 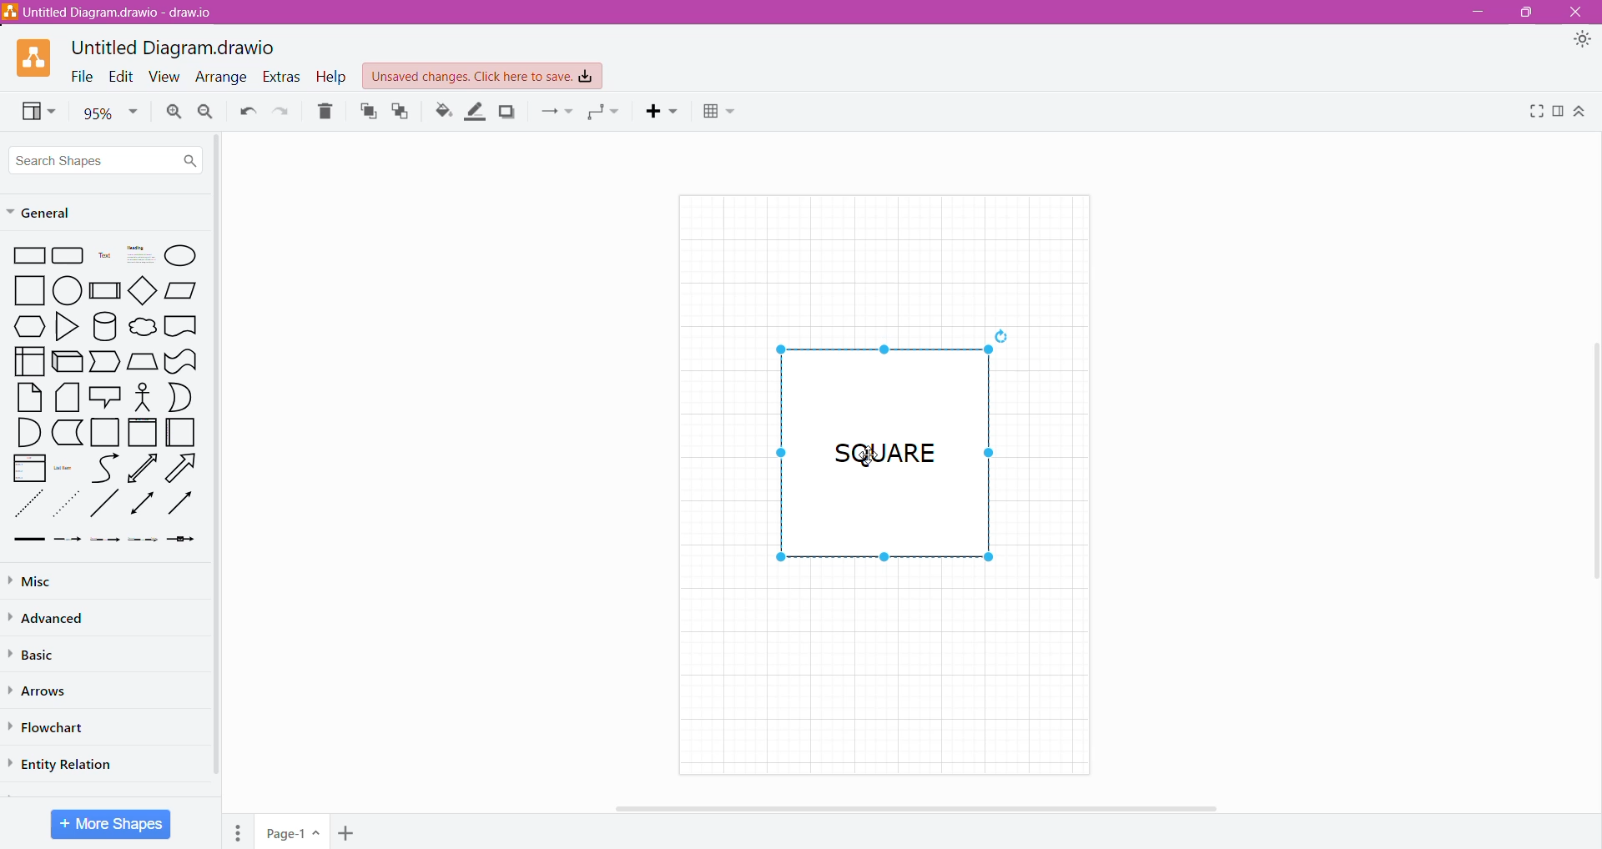 What do you see at coordinates (106, 542) in the screenshot?
I see `Thin Arrow` at bounding box center [106, 542].